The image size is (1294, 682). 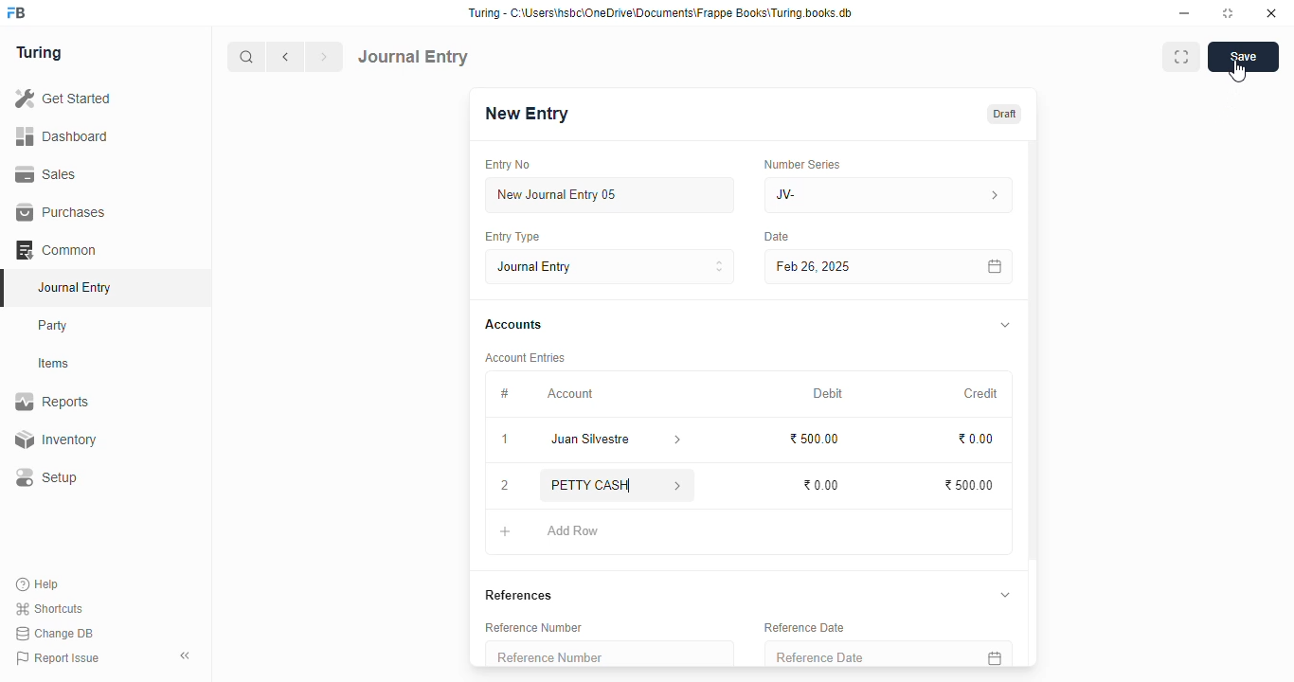 What do you see at coordinates (801, 164) in the screenshot?
I see `number series` at bounding box center [801, 164].